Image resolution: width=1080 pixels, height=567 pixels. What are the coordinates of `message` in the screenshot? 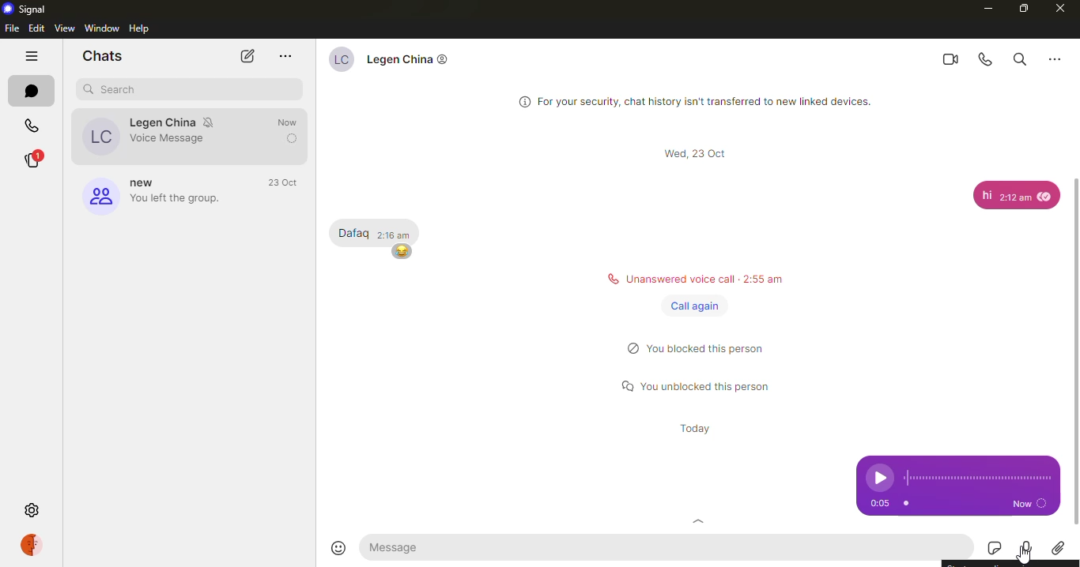 It's located at (373, 227).